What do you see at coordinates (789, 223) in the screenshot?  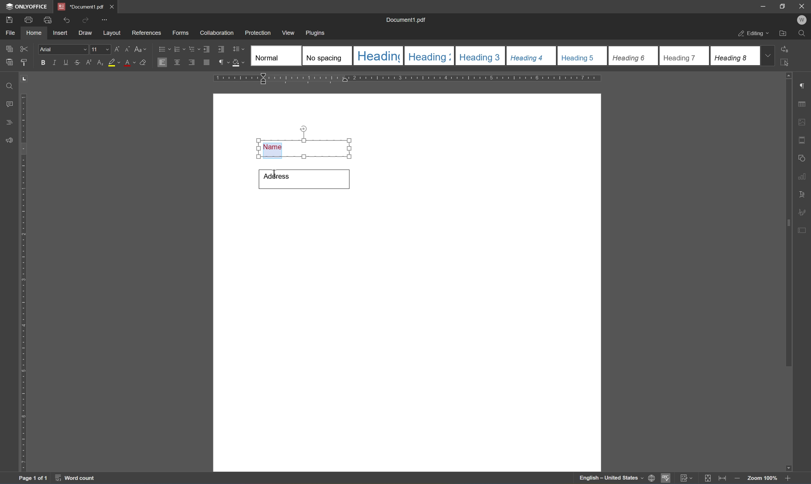 I see `scroll bar` at bounding box center [789, 223].